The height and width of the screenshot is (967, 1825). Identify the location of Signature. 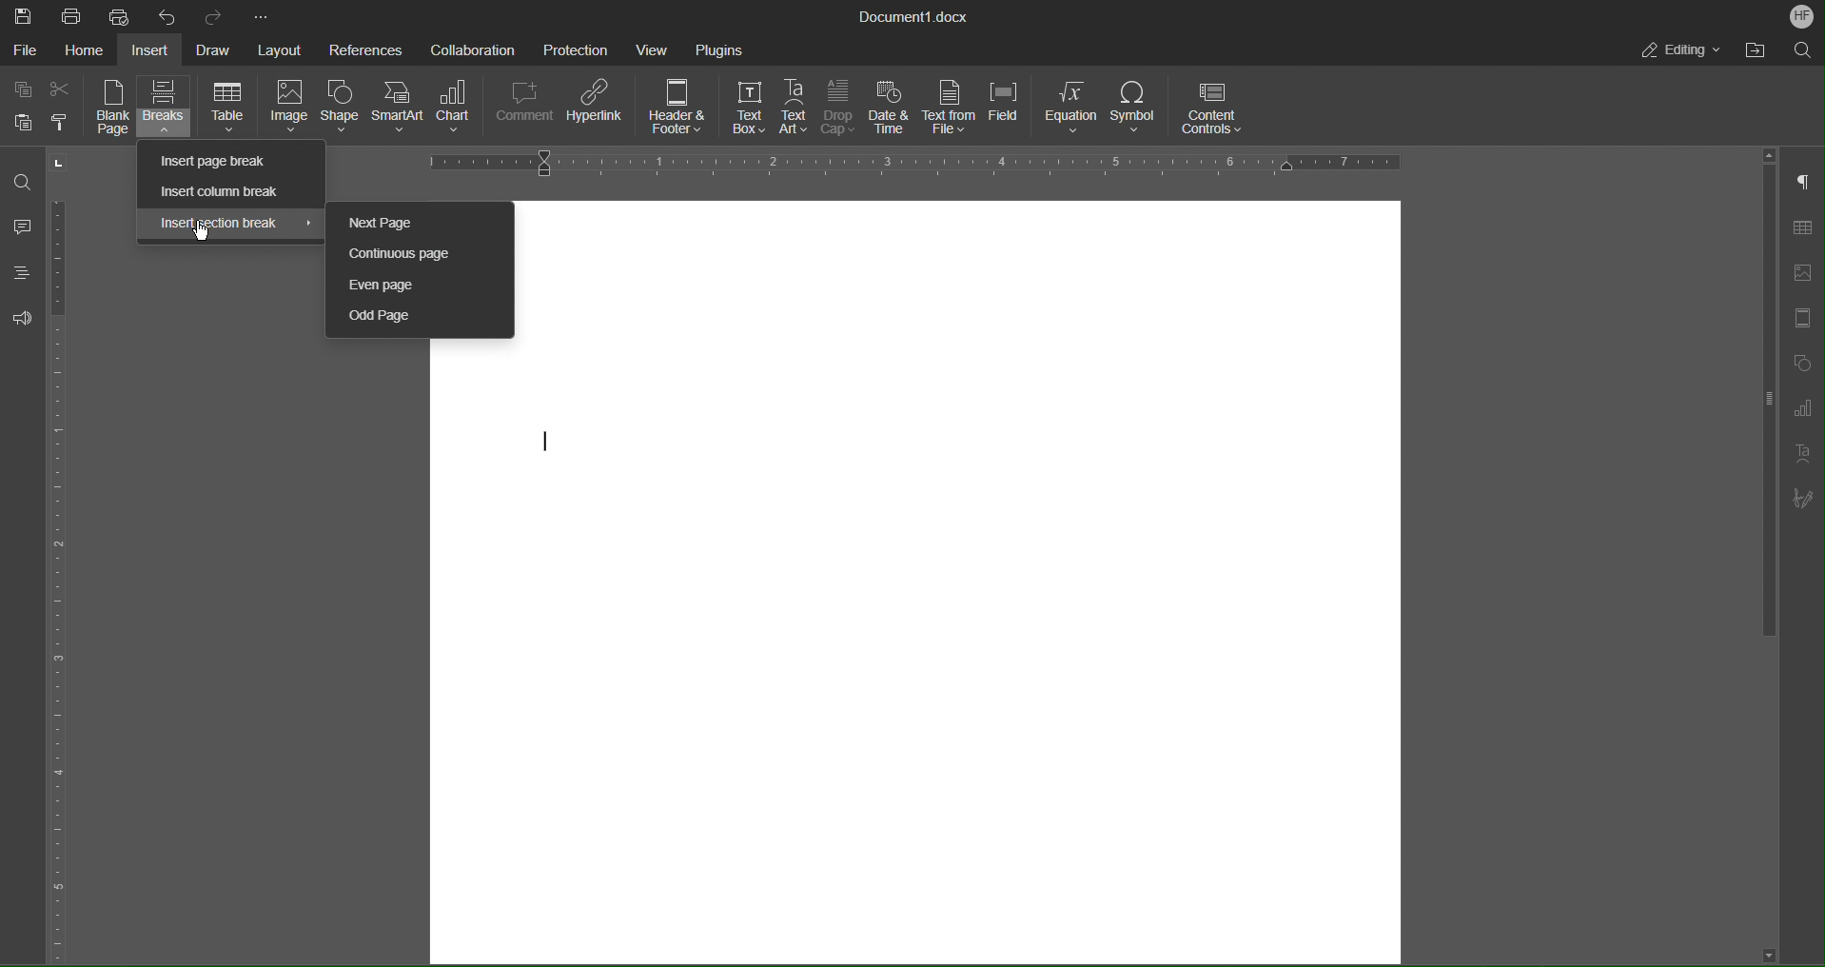
(1802, 499).